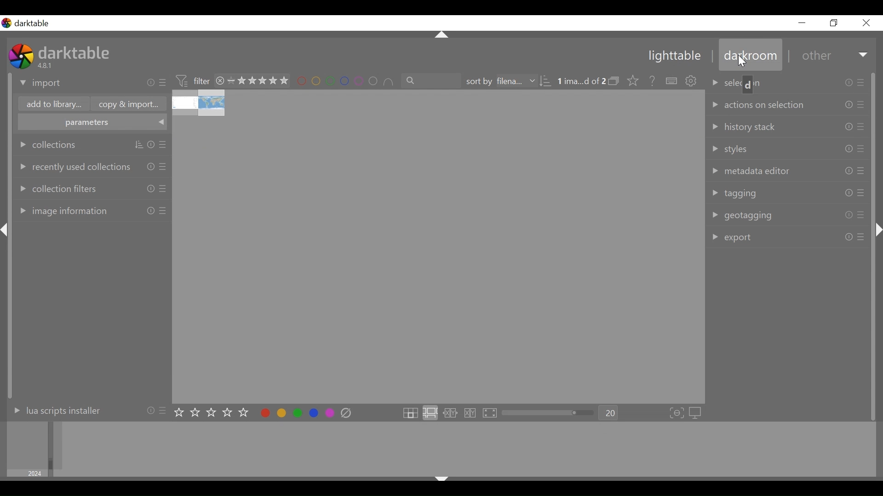 The width and height of the screenshot is (883, 496). What do you see at coordinates (470, 413) in the screenshot?
I see `click to enter culling layout in dynamic mode` at bounding box center [470, 413].